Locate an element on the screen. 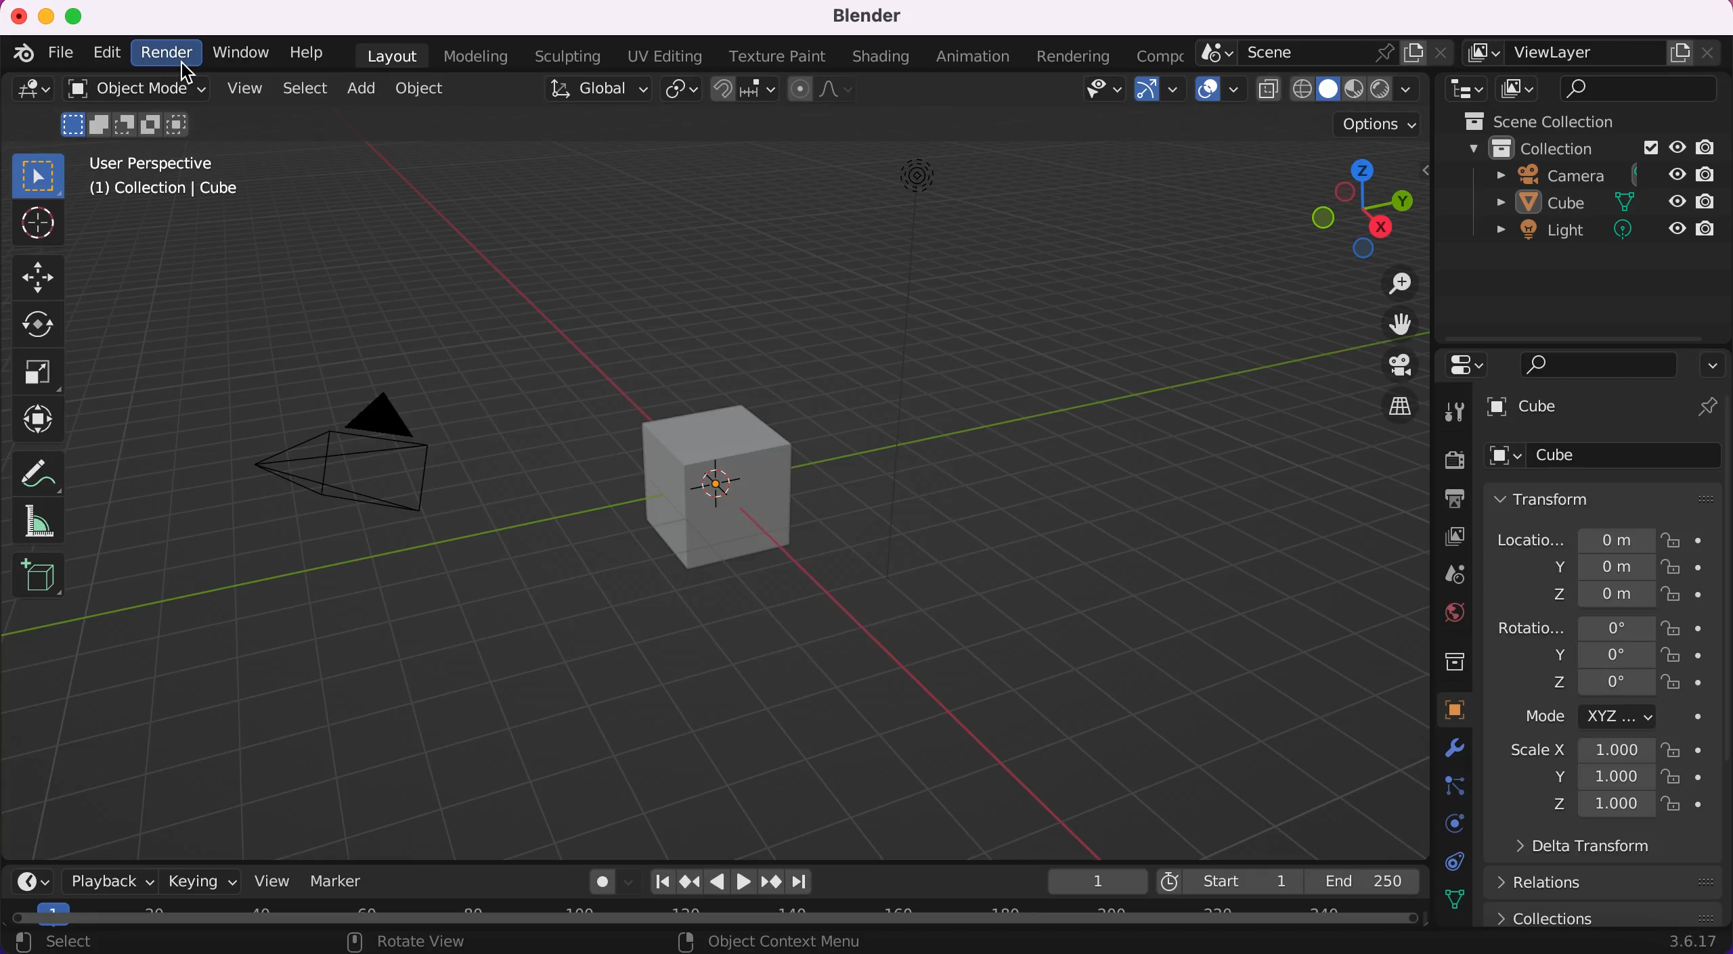  file is located at coordinates (60, 50).